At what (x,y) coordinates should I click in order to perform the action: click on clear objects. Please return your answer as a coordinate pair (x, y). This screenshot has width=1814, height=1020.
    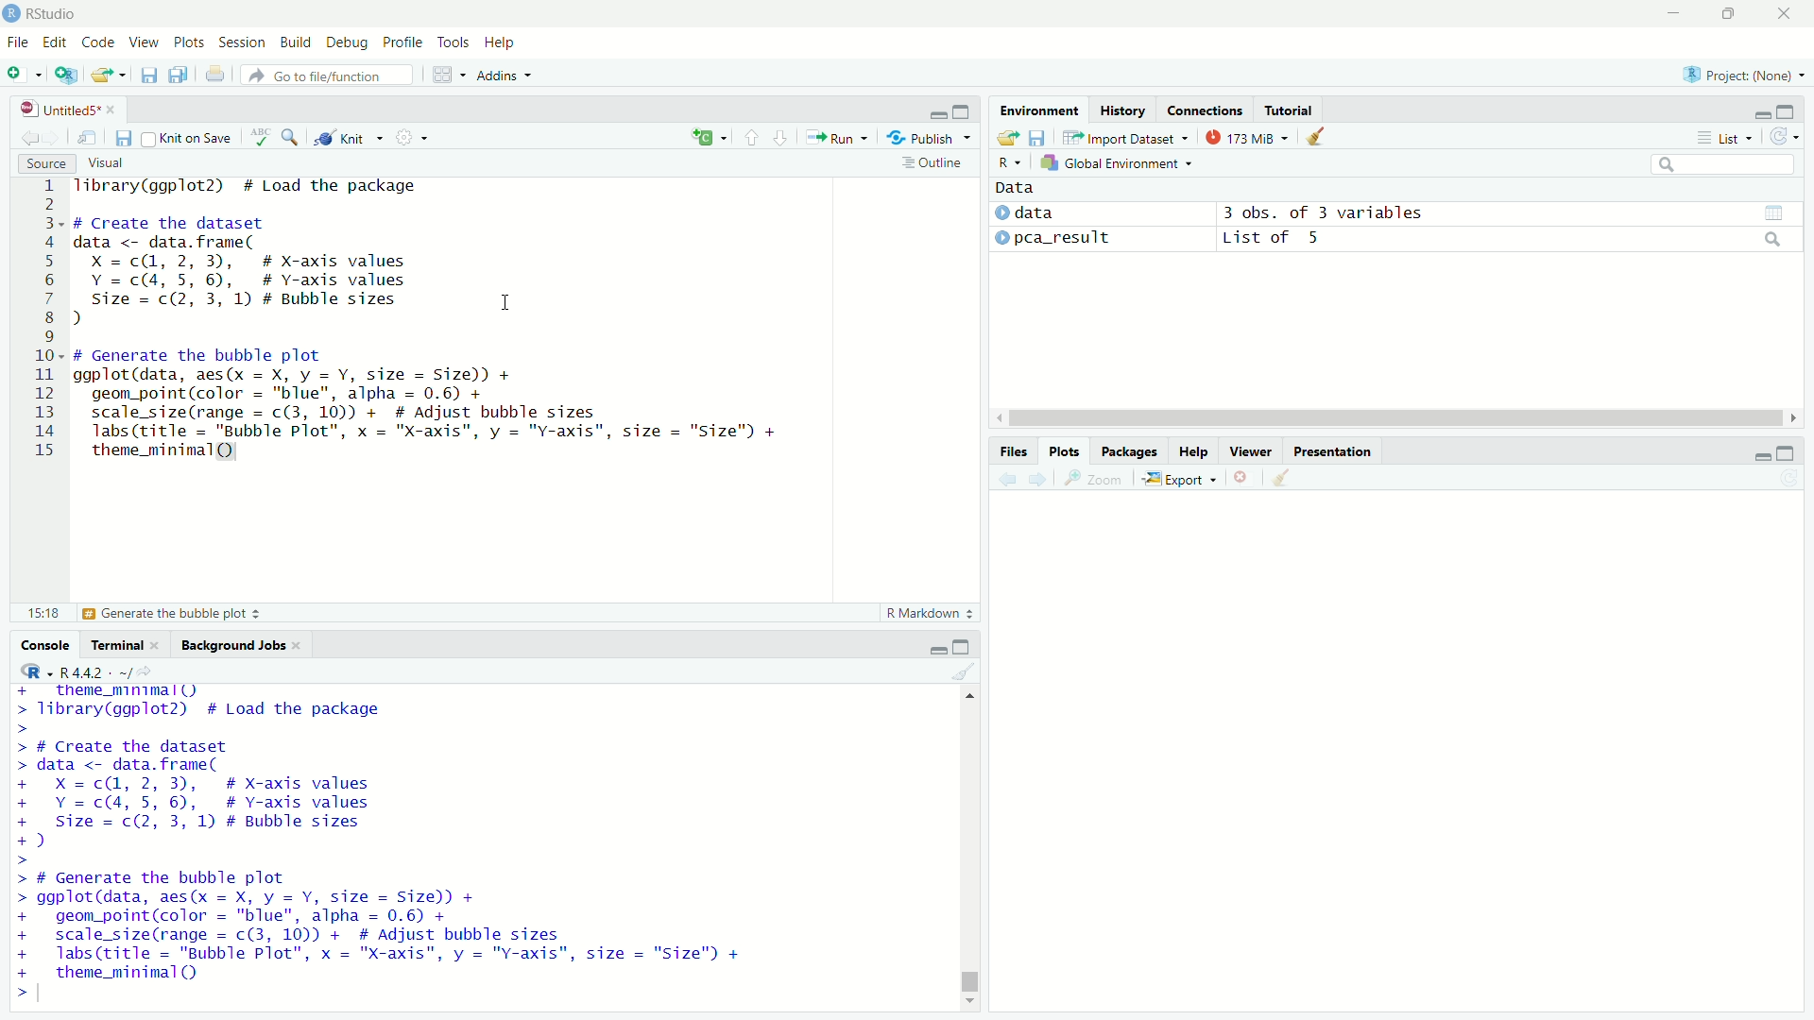
    Looking at the image, I should click on (1317, 135).